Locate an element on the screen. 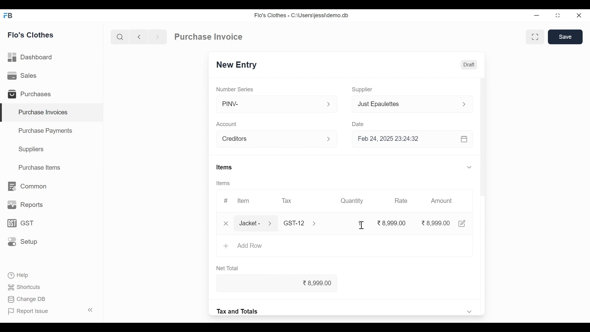 The image size is (590, 332). Setup is located at coordinates (21, 242).